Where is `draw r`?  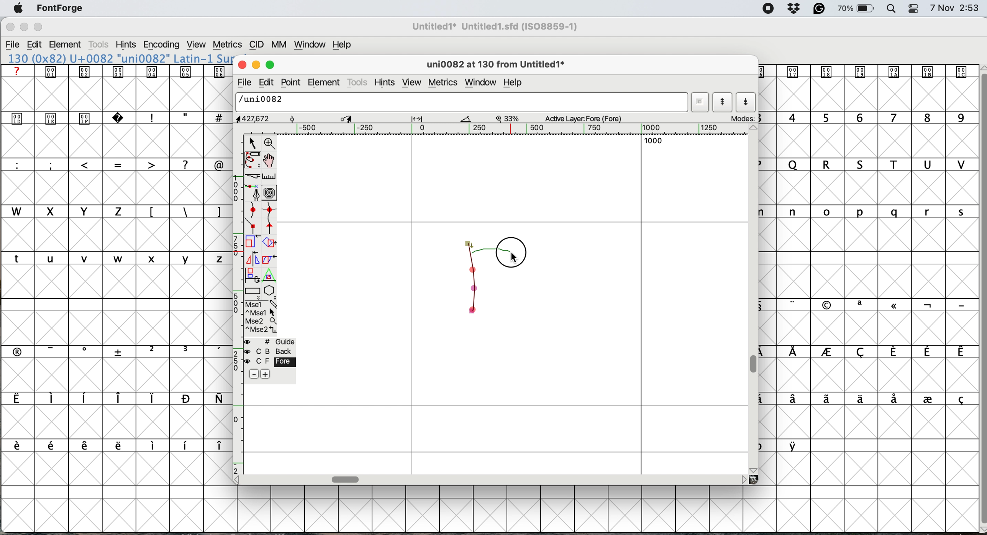 draw r is located at coordinates (481, 249).